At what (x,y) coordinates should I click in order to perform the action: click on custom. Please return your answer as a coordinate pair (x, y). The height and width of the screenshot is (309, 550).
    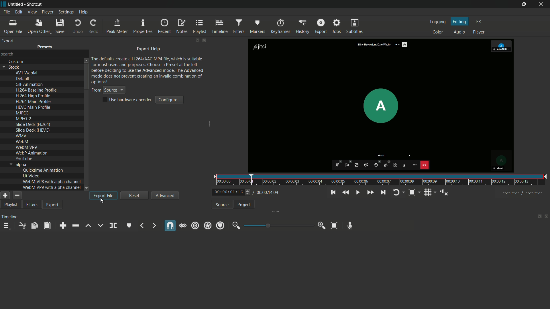
    Looking at the image, I should click on (17, 61).